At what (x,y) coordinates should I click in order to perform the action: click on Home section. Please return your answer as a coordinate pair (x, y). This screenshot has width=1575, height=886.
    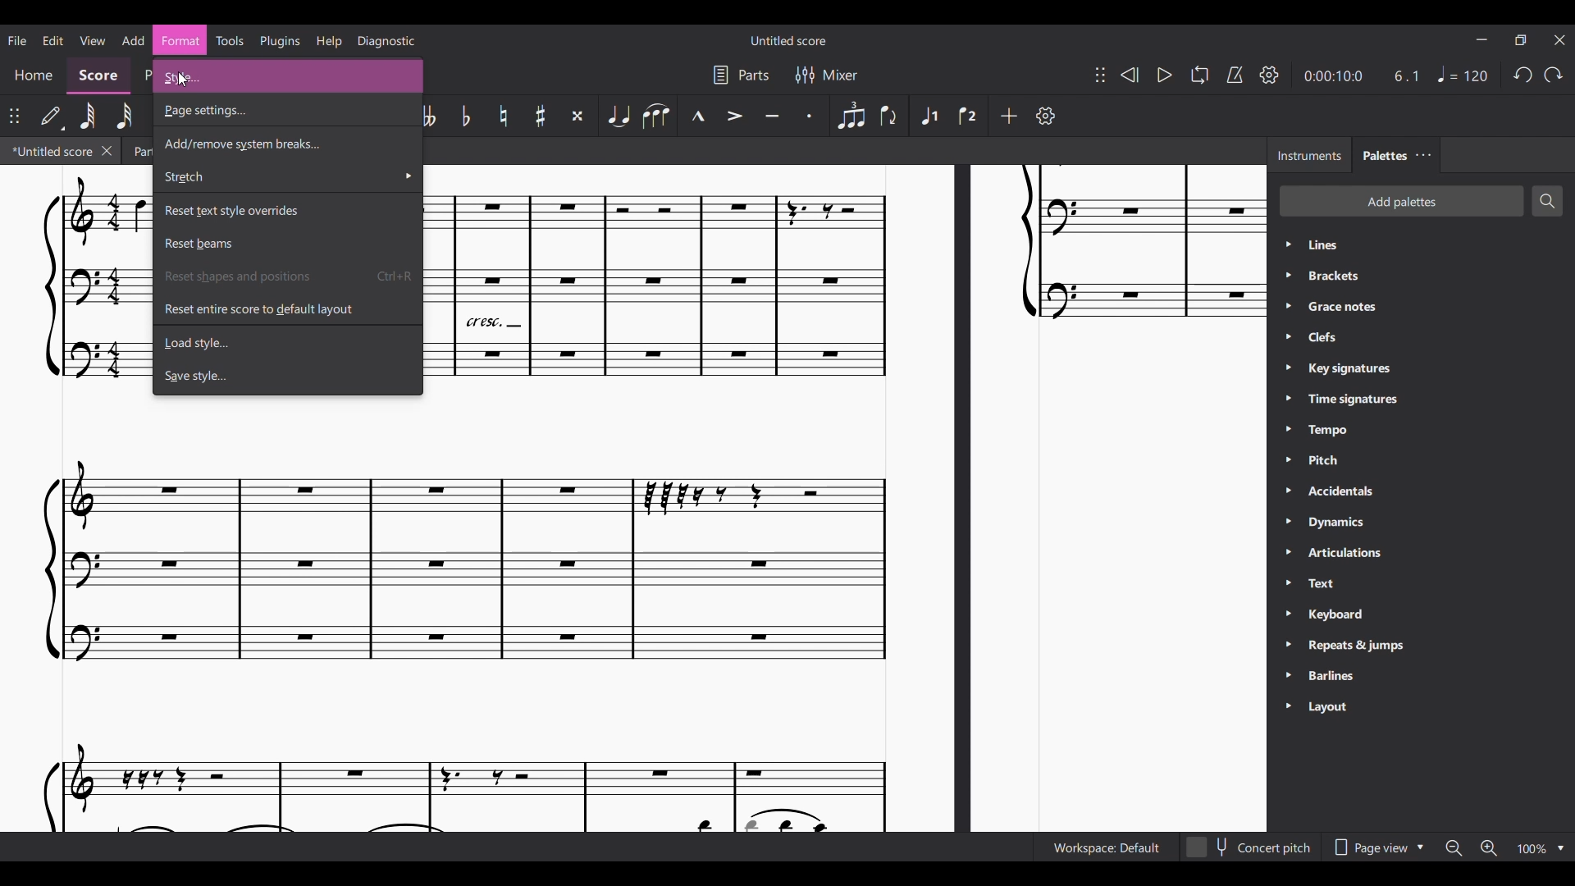
    Looking at the image, I should click on (32, 75).